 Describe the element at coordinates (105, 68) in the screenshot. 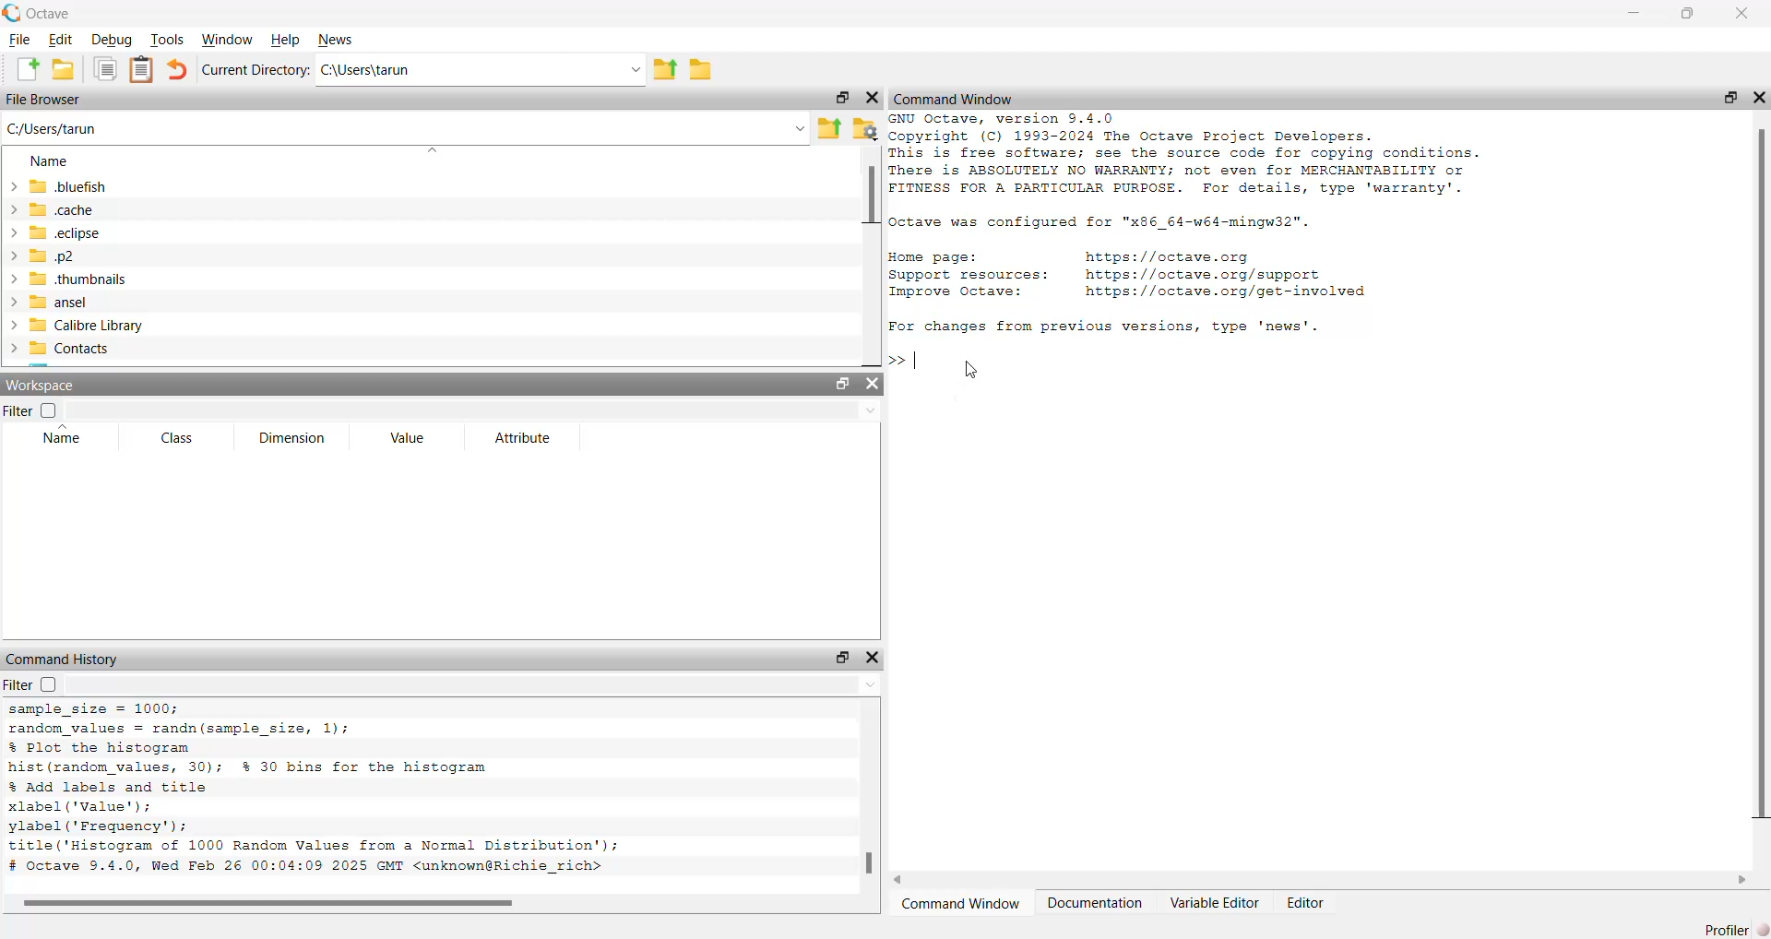

I see `duplicate` at that location.